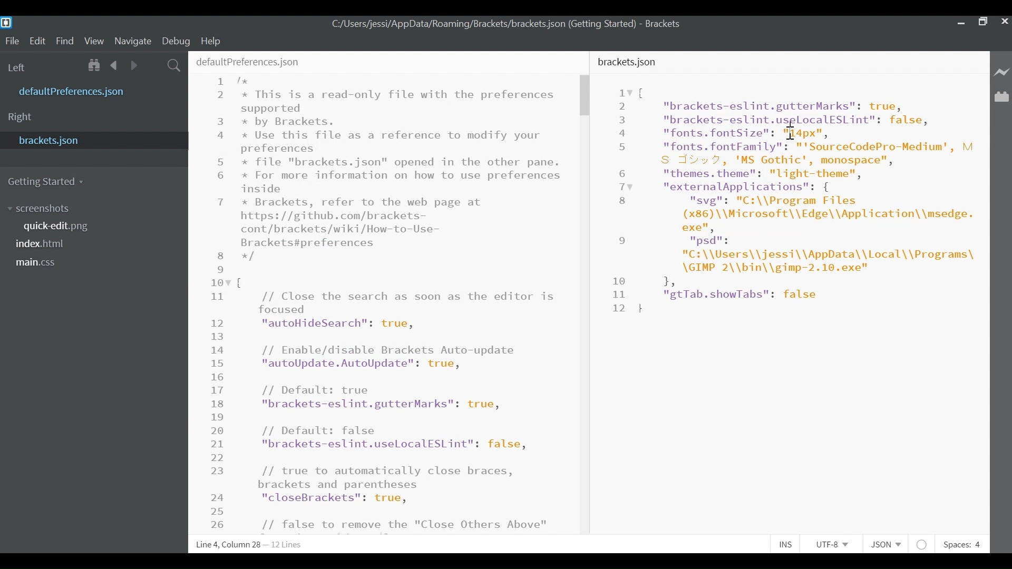 Image resolution: width=1012 pixels, height=569 pixels. Describe the element at coordinates (18, 66) in the screenshot. I see `Left` at that location.